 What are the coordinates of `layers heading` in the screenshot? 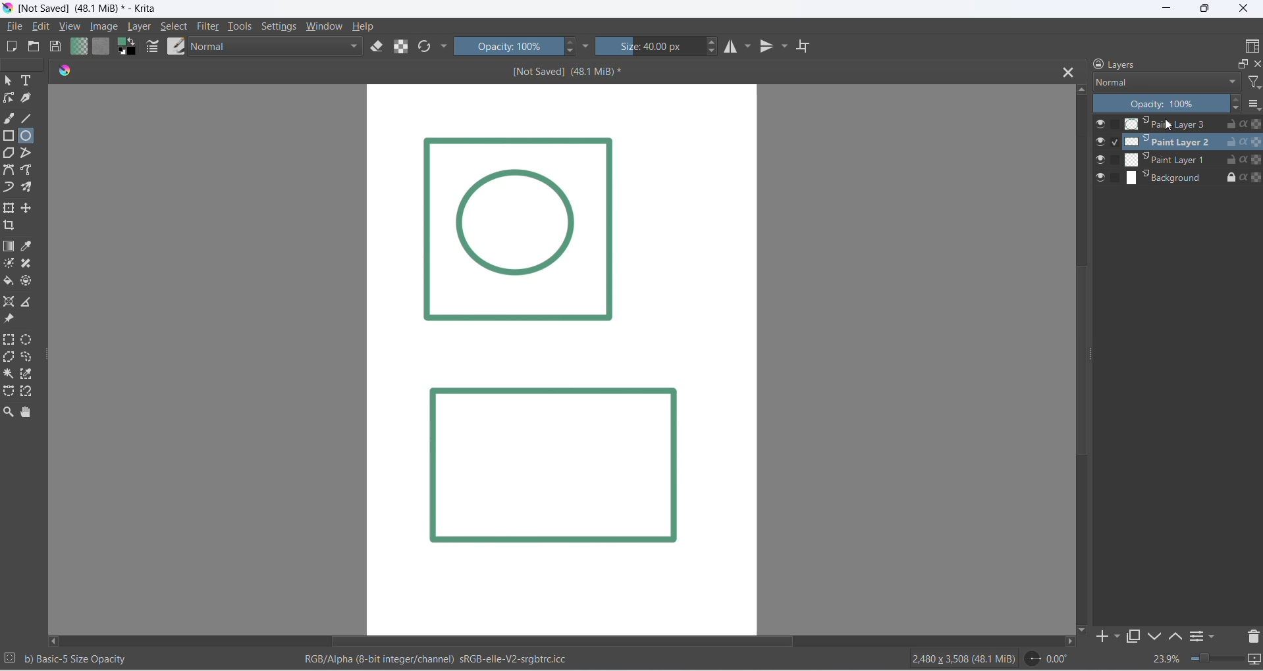 It's located at (1152, 63).